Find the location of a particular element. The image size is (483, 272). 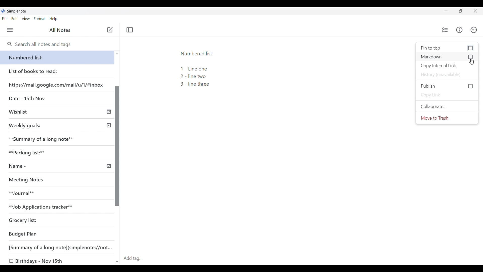

**Journal** is located at coordinates (25, 194).